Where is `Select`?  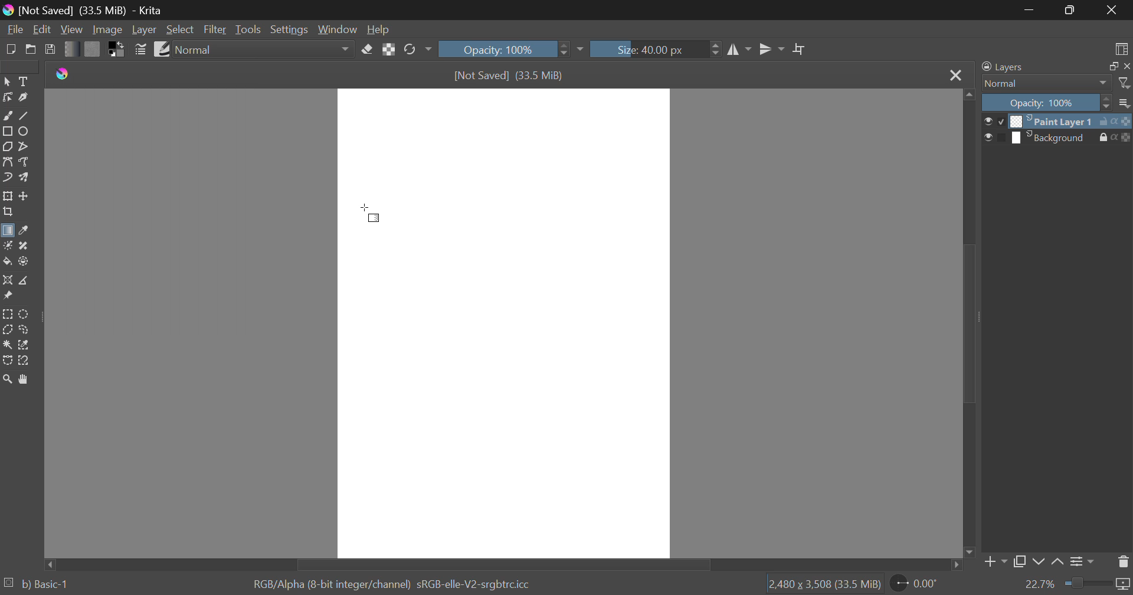
Select is located at coordinates (7, 80).